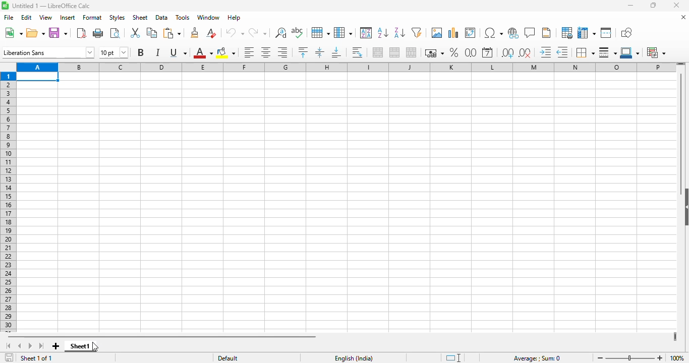  Describe the element at coordinates (630, 52) in the screenshot. I see `border color` at that location.